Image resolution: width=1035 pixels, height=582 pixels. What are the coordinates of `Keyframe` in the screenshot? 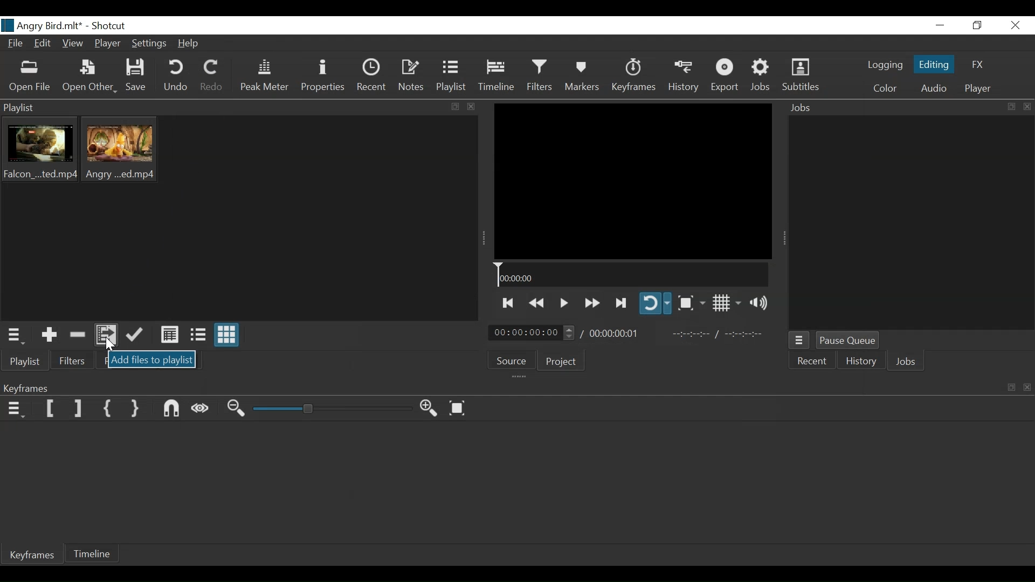 It's located at (30, 556).